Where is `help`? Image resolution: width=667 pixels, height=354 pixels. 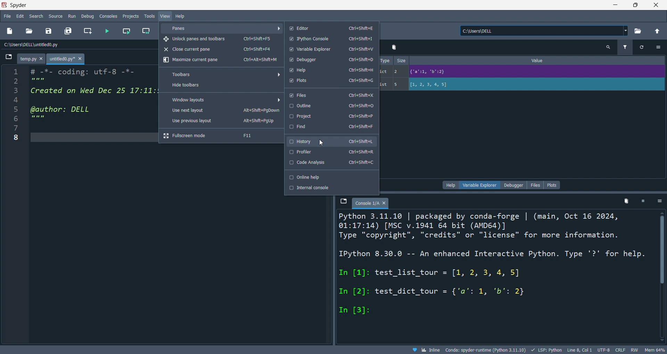 help is located at coordinates (181, 16).